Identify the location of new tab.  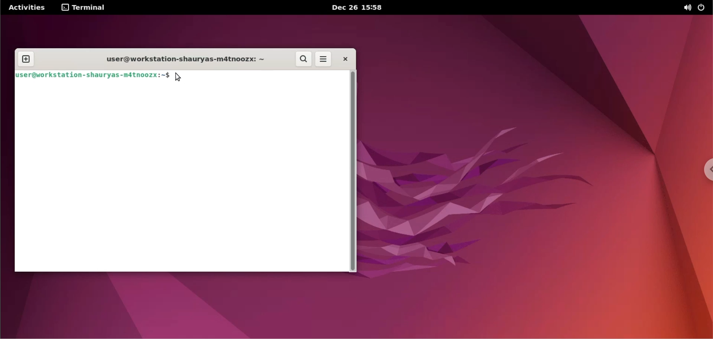
(25, 60).